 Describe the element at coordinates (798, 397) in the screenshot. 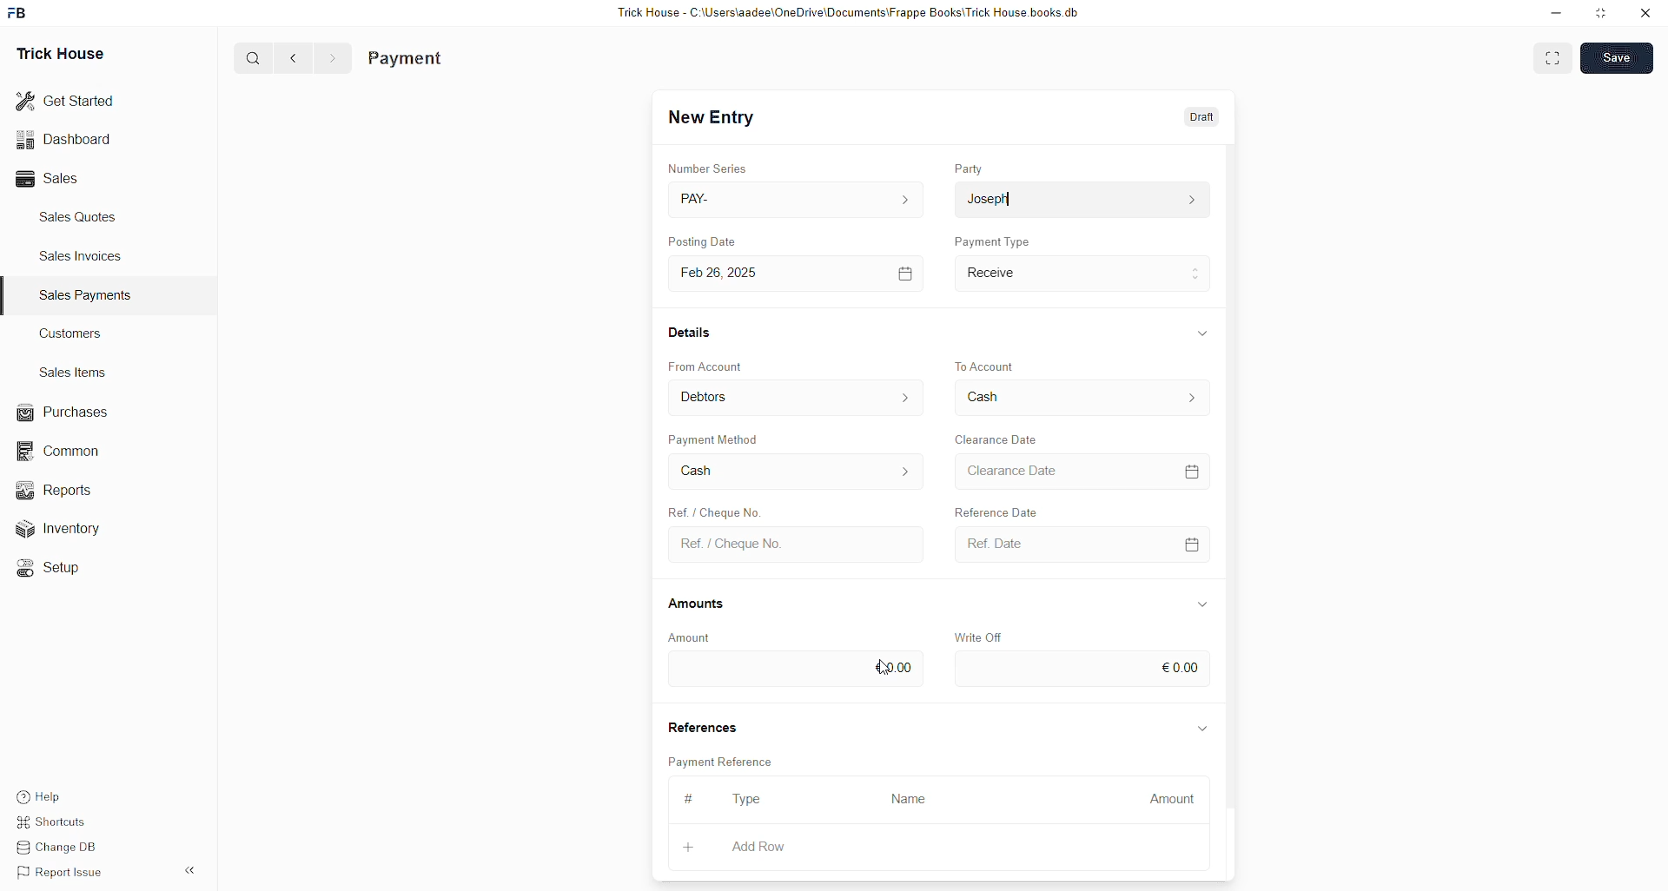

I see `From Account` at that location.